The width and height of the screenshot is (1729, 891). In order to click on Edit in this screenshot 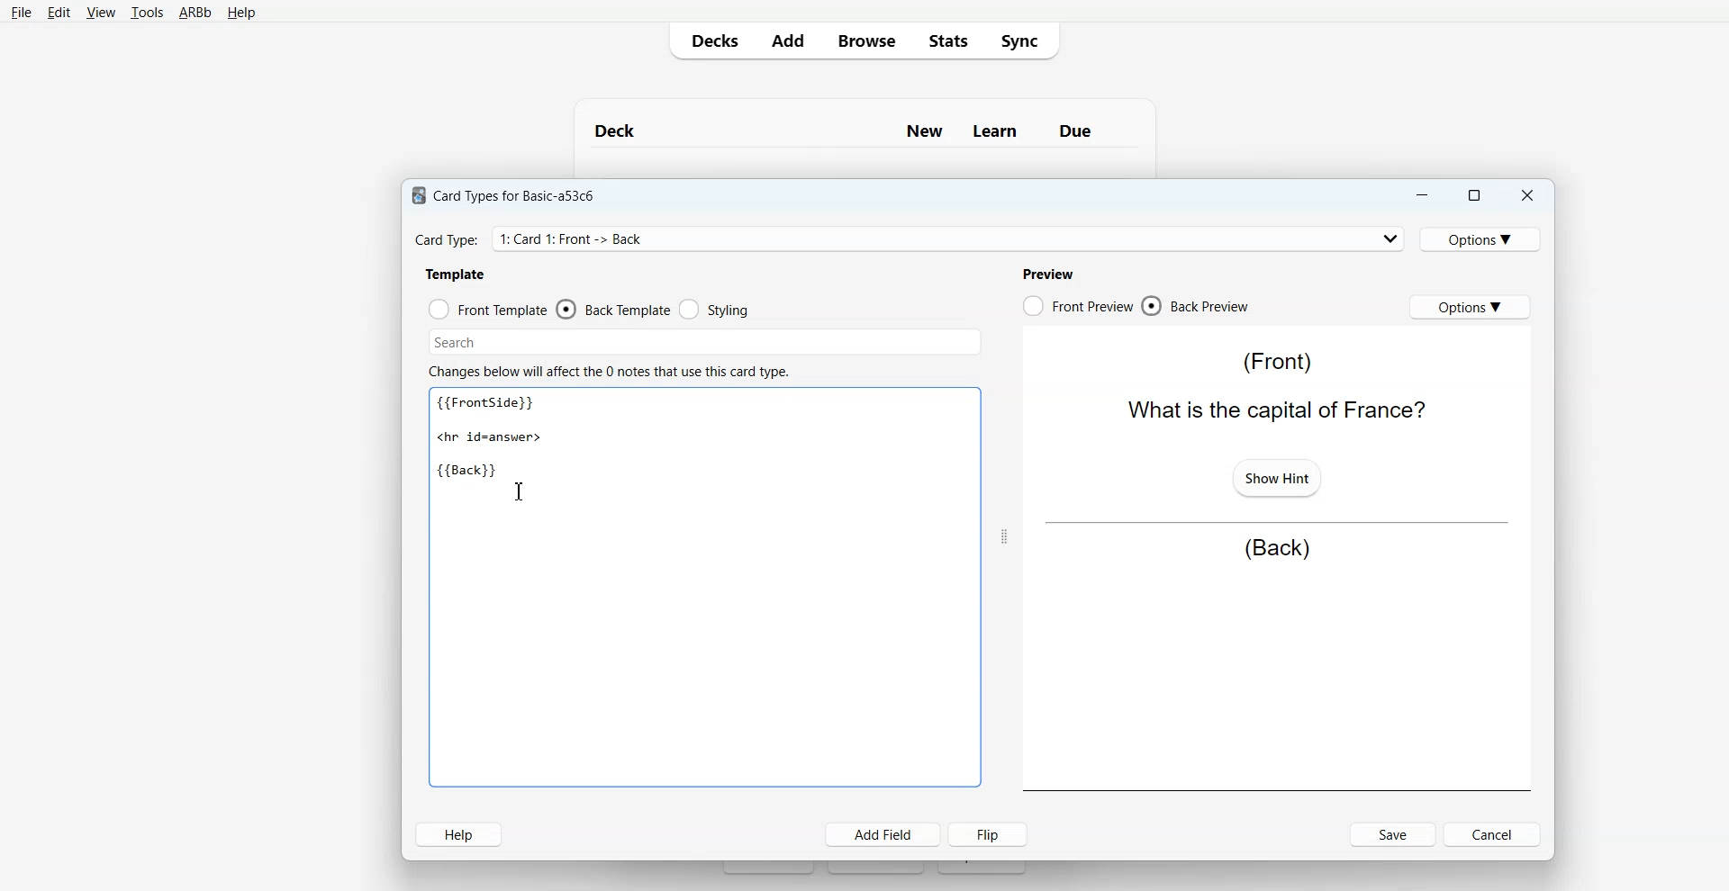, I will do `click(59, 13)`.